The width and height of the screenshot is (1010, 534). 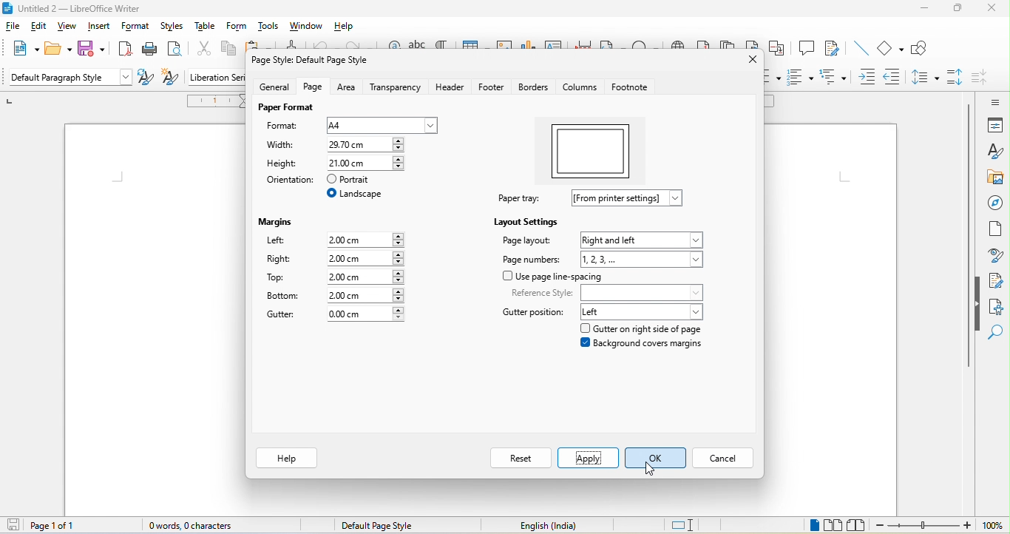 What do you see at coordinates (726, 459) in the screenshot?
I see `cancel` at bounding box center [726, 459].